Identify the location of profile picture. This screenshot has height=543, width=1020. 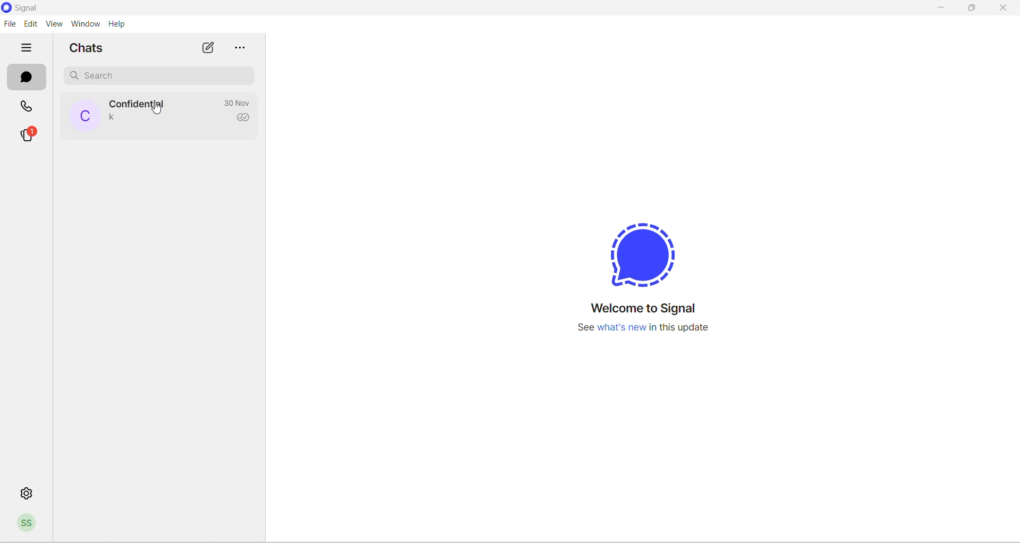
(160, 112).